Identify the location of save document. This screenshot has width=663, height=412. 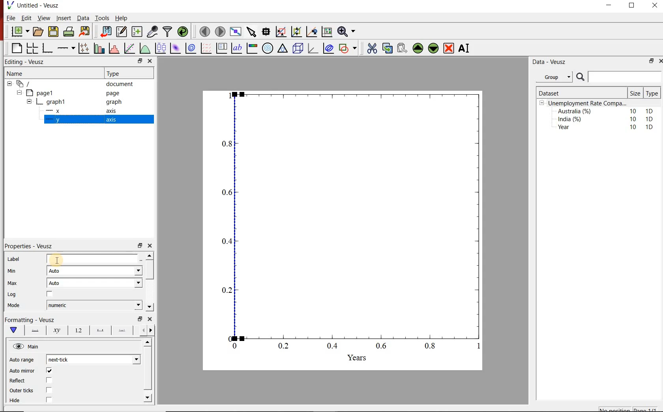
(53, 31).